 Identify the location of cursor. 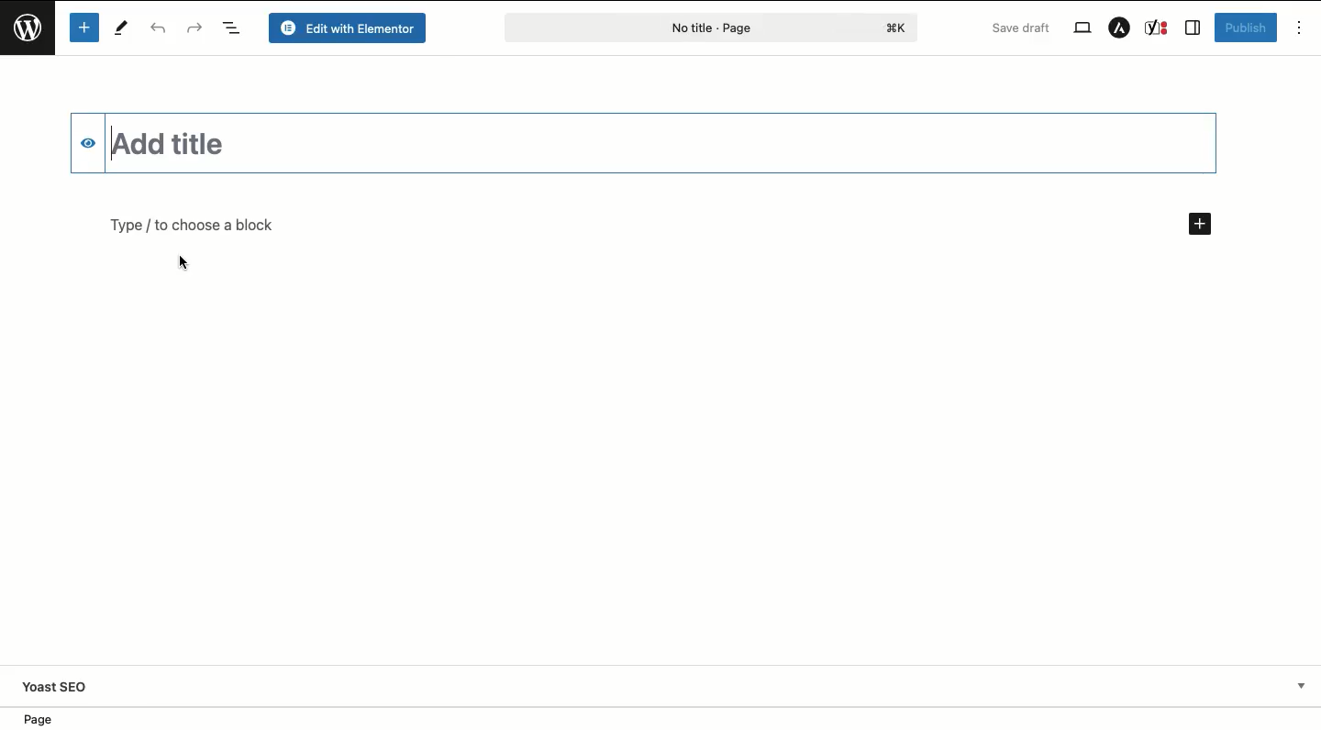
(182, 263).